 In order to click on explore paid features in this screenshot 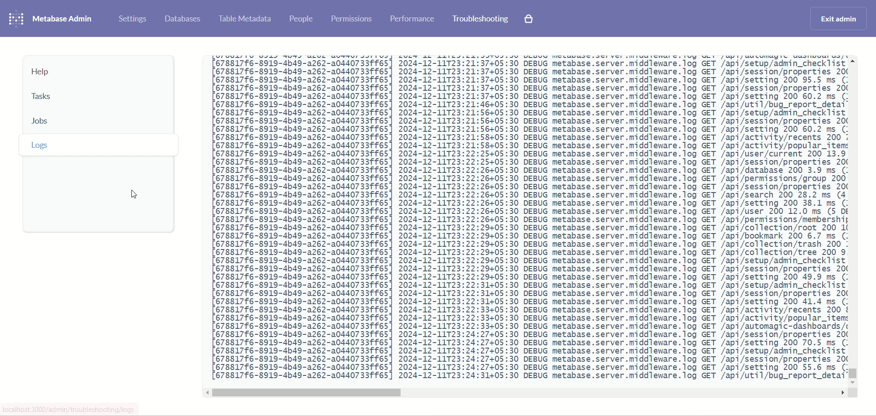, I will do `click(530, 19)`.